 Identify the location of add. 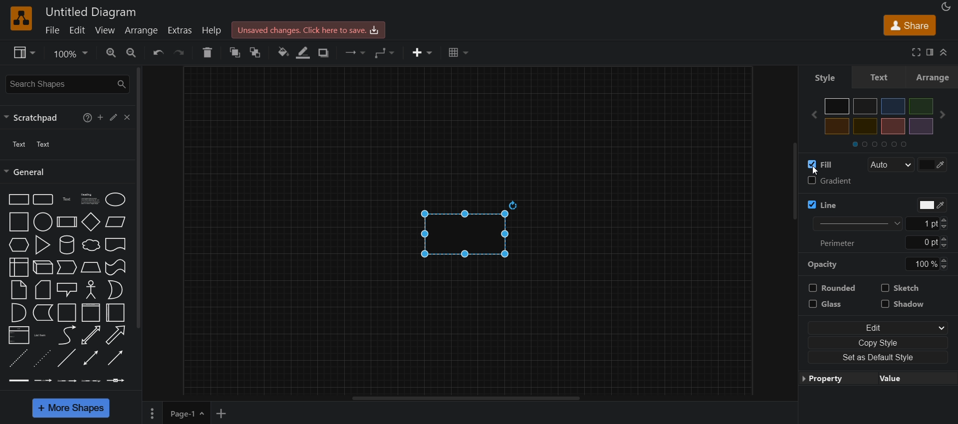
(100, 118).